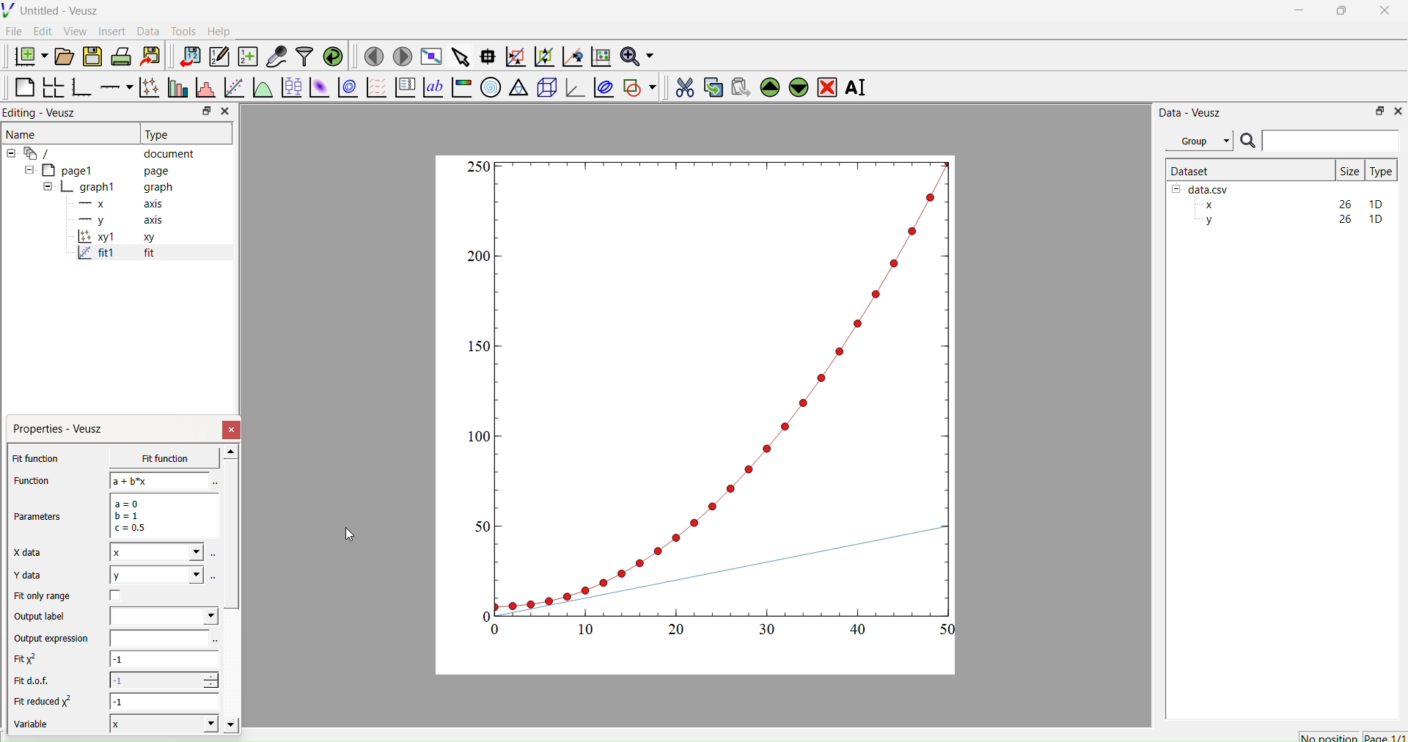 This screenshot has width=1408, height=742. Describe the element at coordinates (164, 616) in the screenshot. I see `Dropdown` at that location.